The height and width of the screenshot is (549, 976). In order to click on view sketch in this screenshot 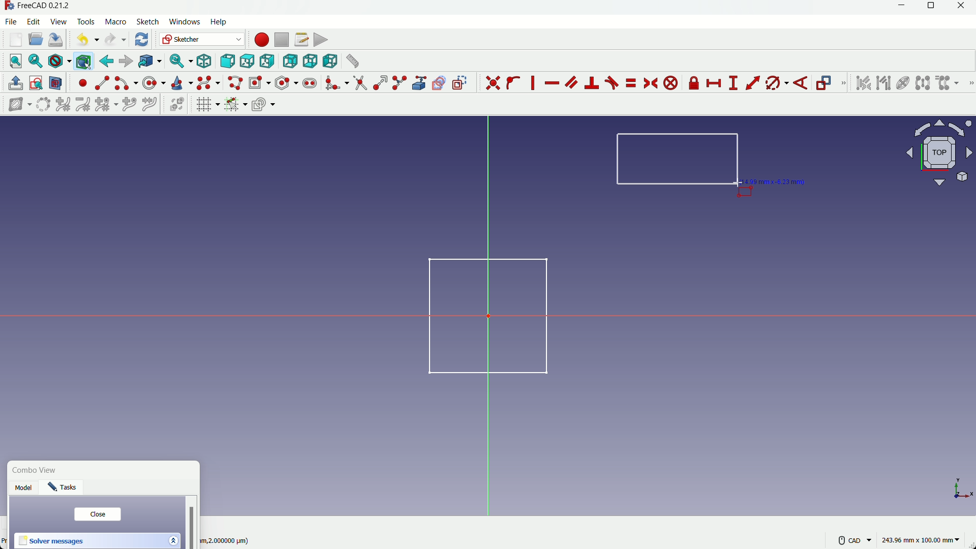, I will do `click(37, 84)`.